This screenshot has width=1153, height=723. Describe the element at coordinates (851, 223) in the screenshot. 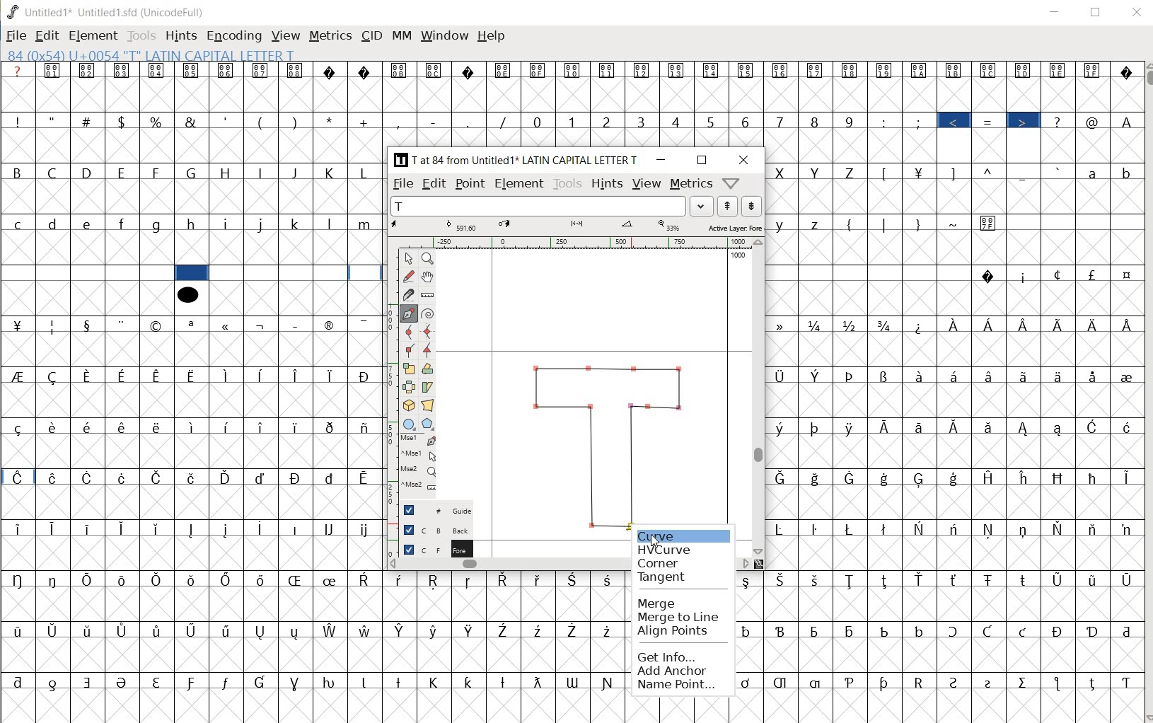

I see `(` at that location.